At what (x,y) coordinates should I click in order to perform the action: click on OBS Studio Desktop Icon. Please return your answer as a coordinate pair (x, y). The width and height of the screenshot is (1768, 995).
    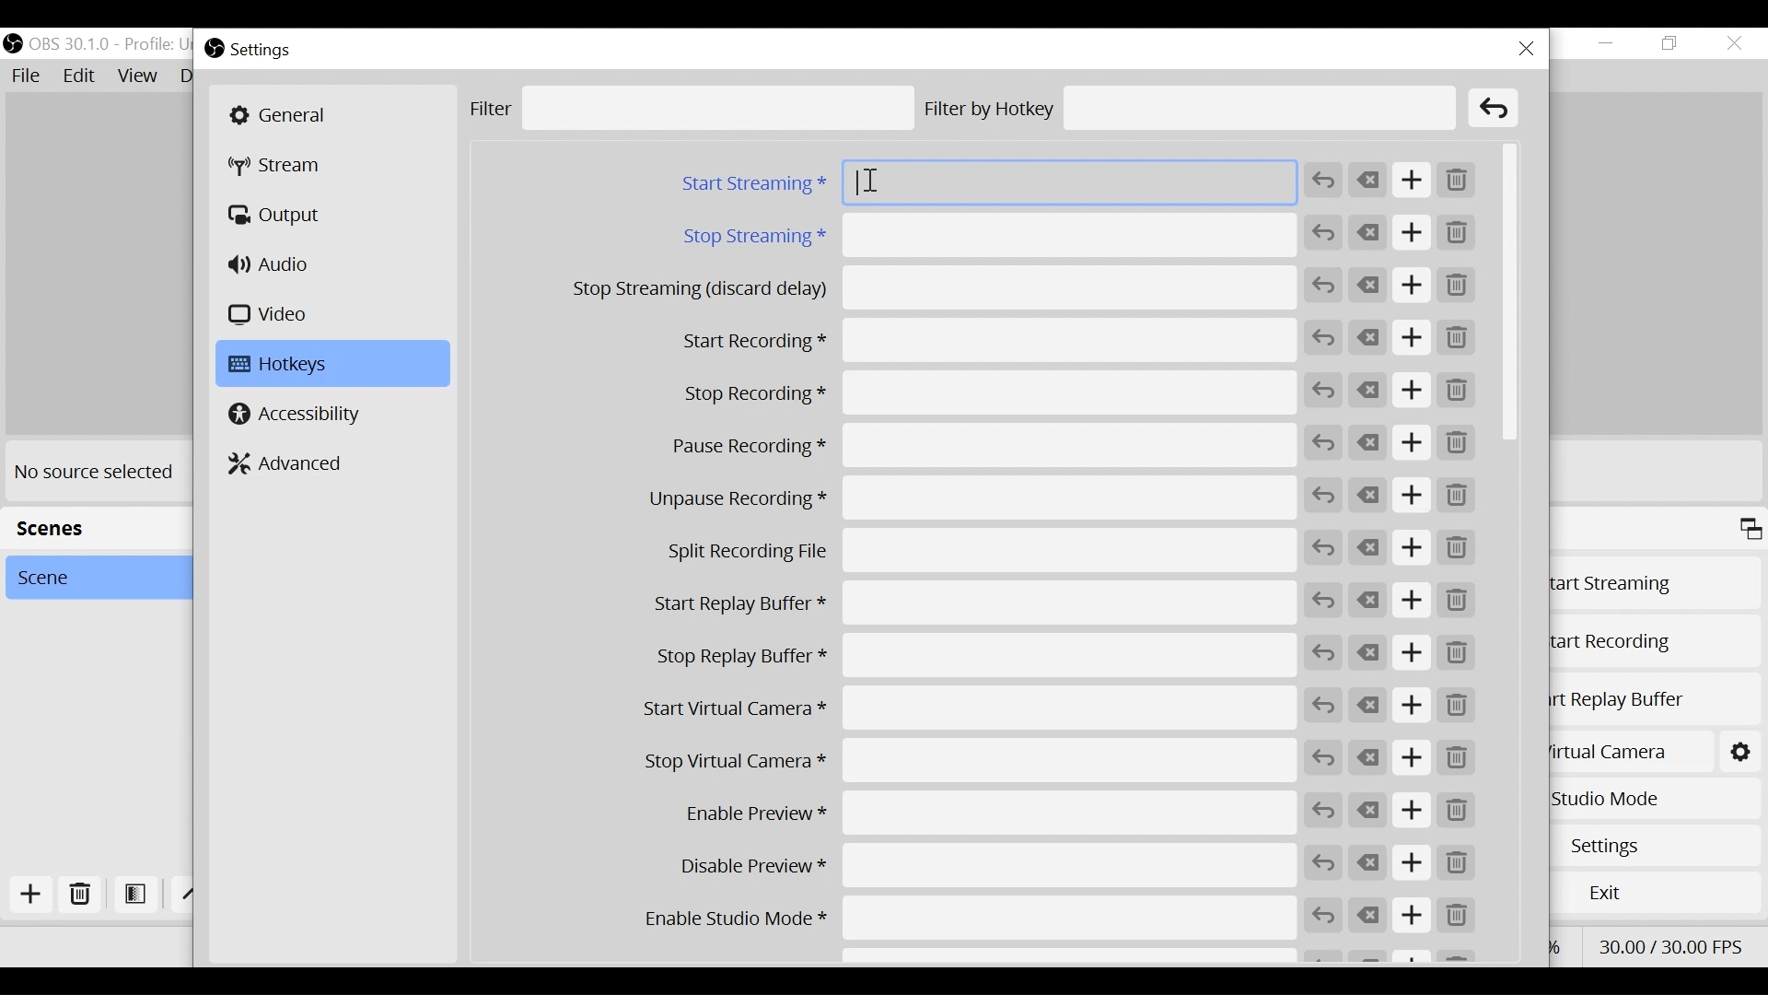
    Looking at the image, I should click on (14, 43).